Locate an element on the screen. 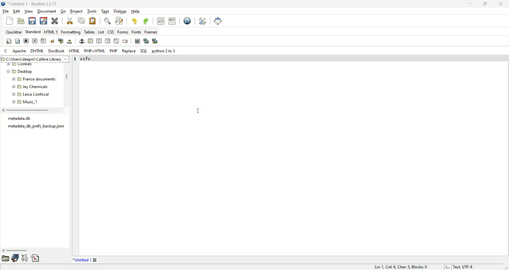 The image size is (509, 270). edit preferences is located at coordinates (202, 20).